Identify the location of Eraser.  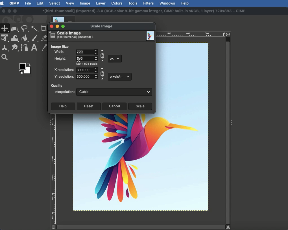
(44, 38).